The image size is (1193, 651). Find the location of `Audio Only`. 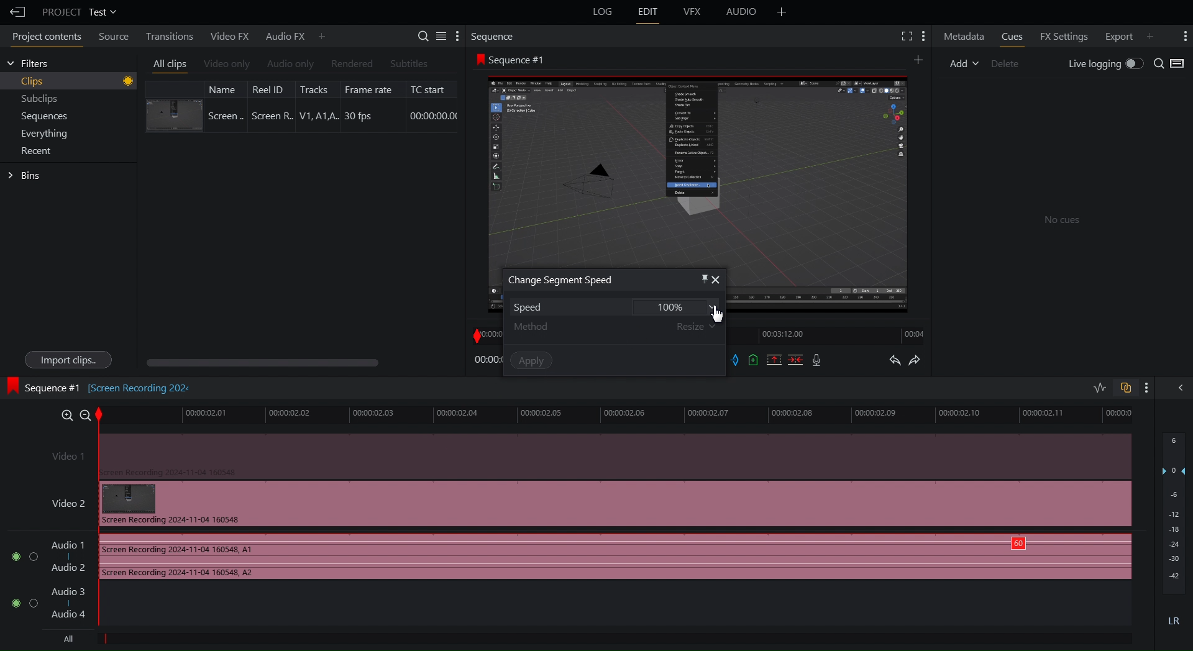

Audio Only is located at coordinates (290, 65).